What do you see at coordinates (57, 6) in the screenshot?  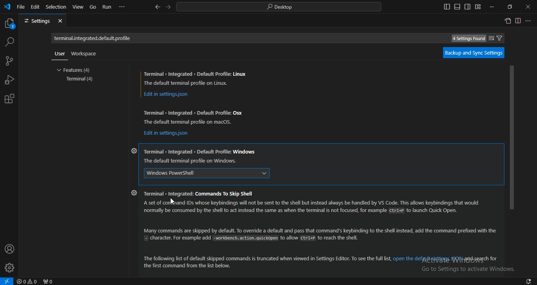 I see `selection` at bounding box center [57, 6].